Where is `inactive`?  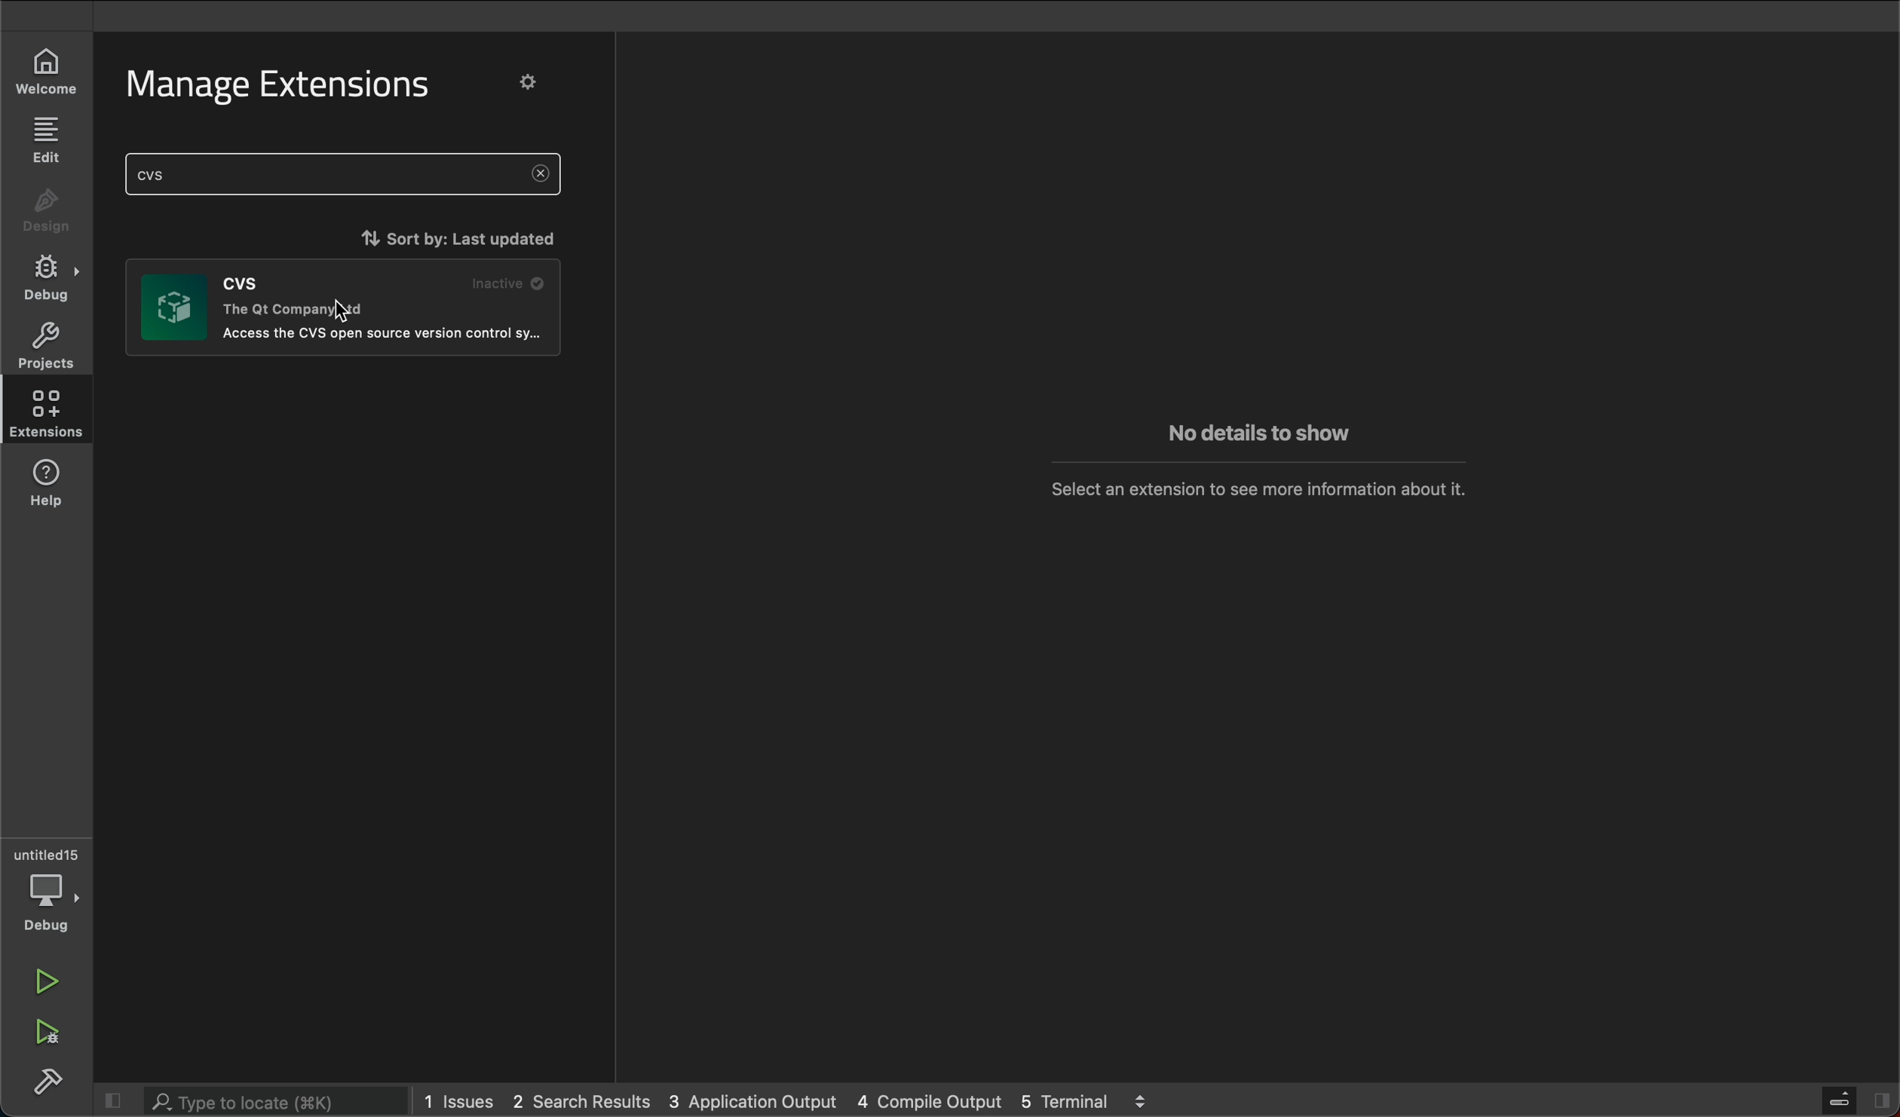 inactive is located at coordinates (511, 283).